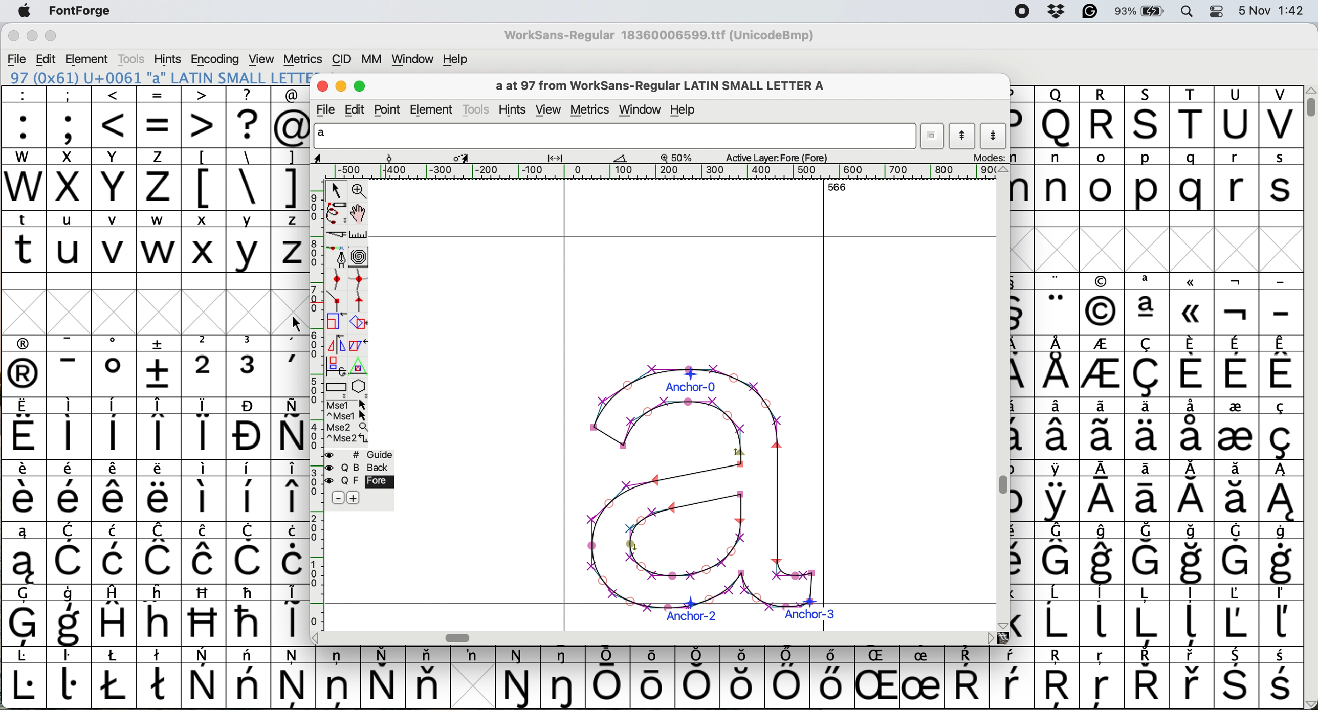 This screenshot has width=1318, height=710. Describe the element at coordinates (337, 367) in the screenshot. I see `rotat object in 3d and project back to plane` at that location.